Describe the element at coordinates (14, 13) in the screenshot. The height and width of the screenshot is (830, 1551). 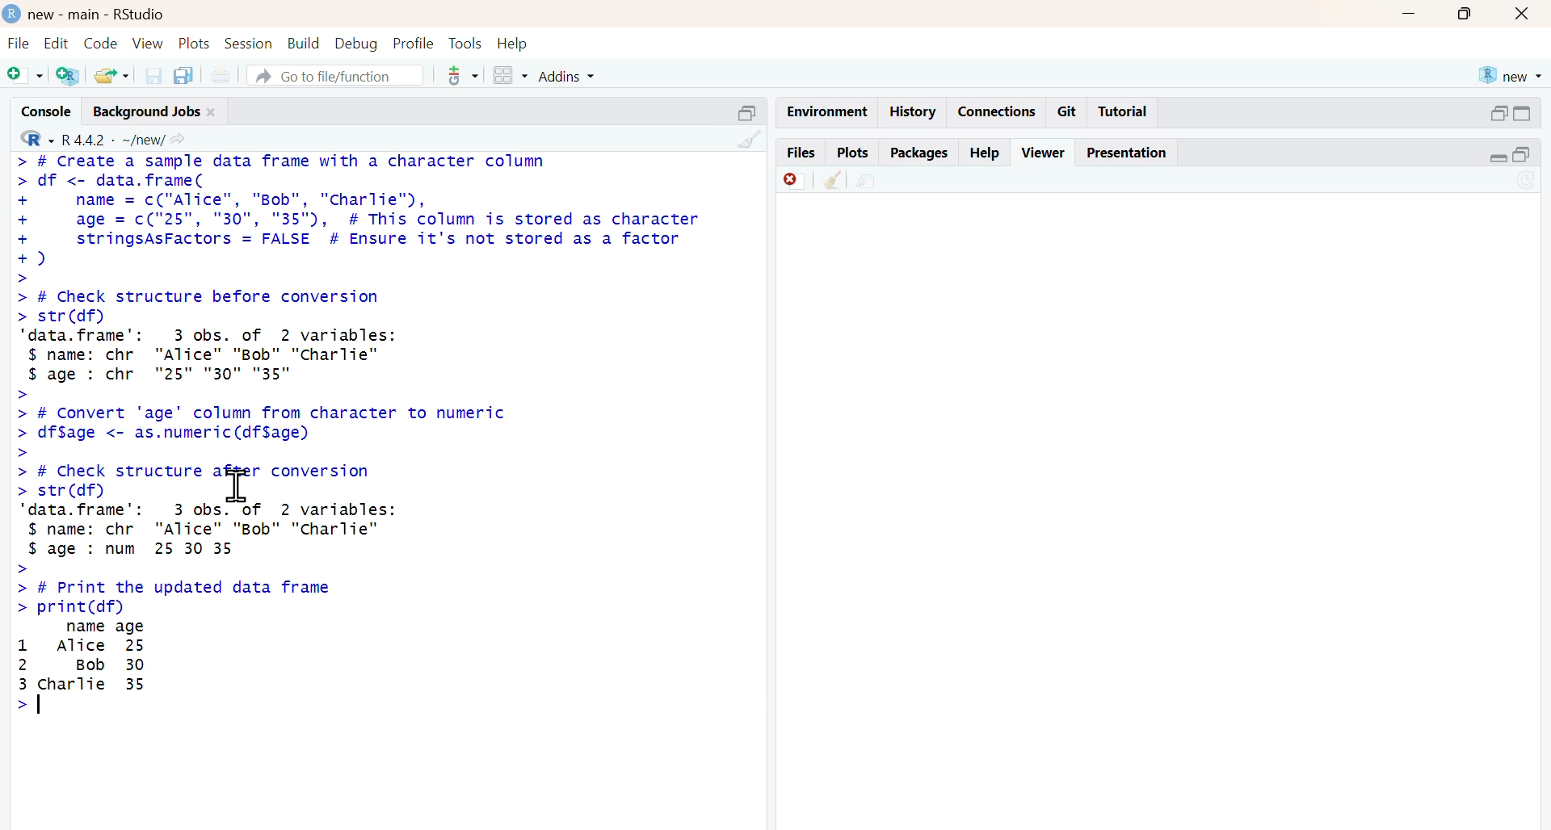
I see `logo` at that location.